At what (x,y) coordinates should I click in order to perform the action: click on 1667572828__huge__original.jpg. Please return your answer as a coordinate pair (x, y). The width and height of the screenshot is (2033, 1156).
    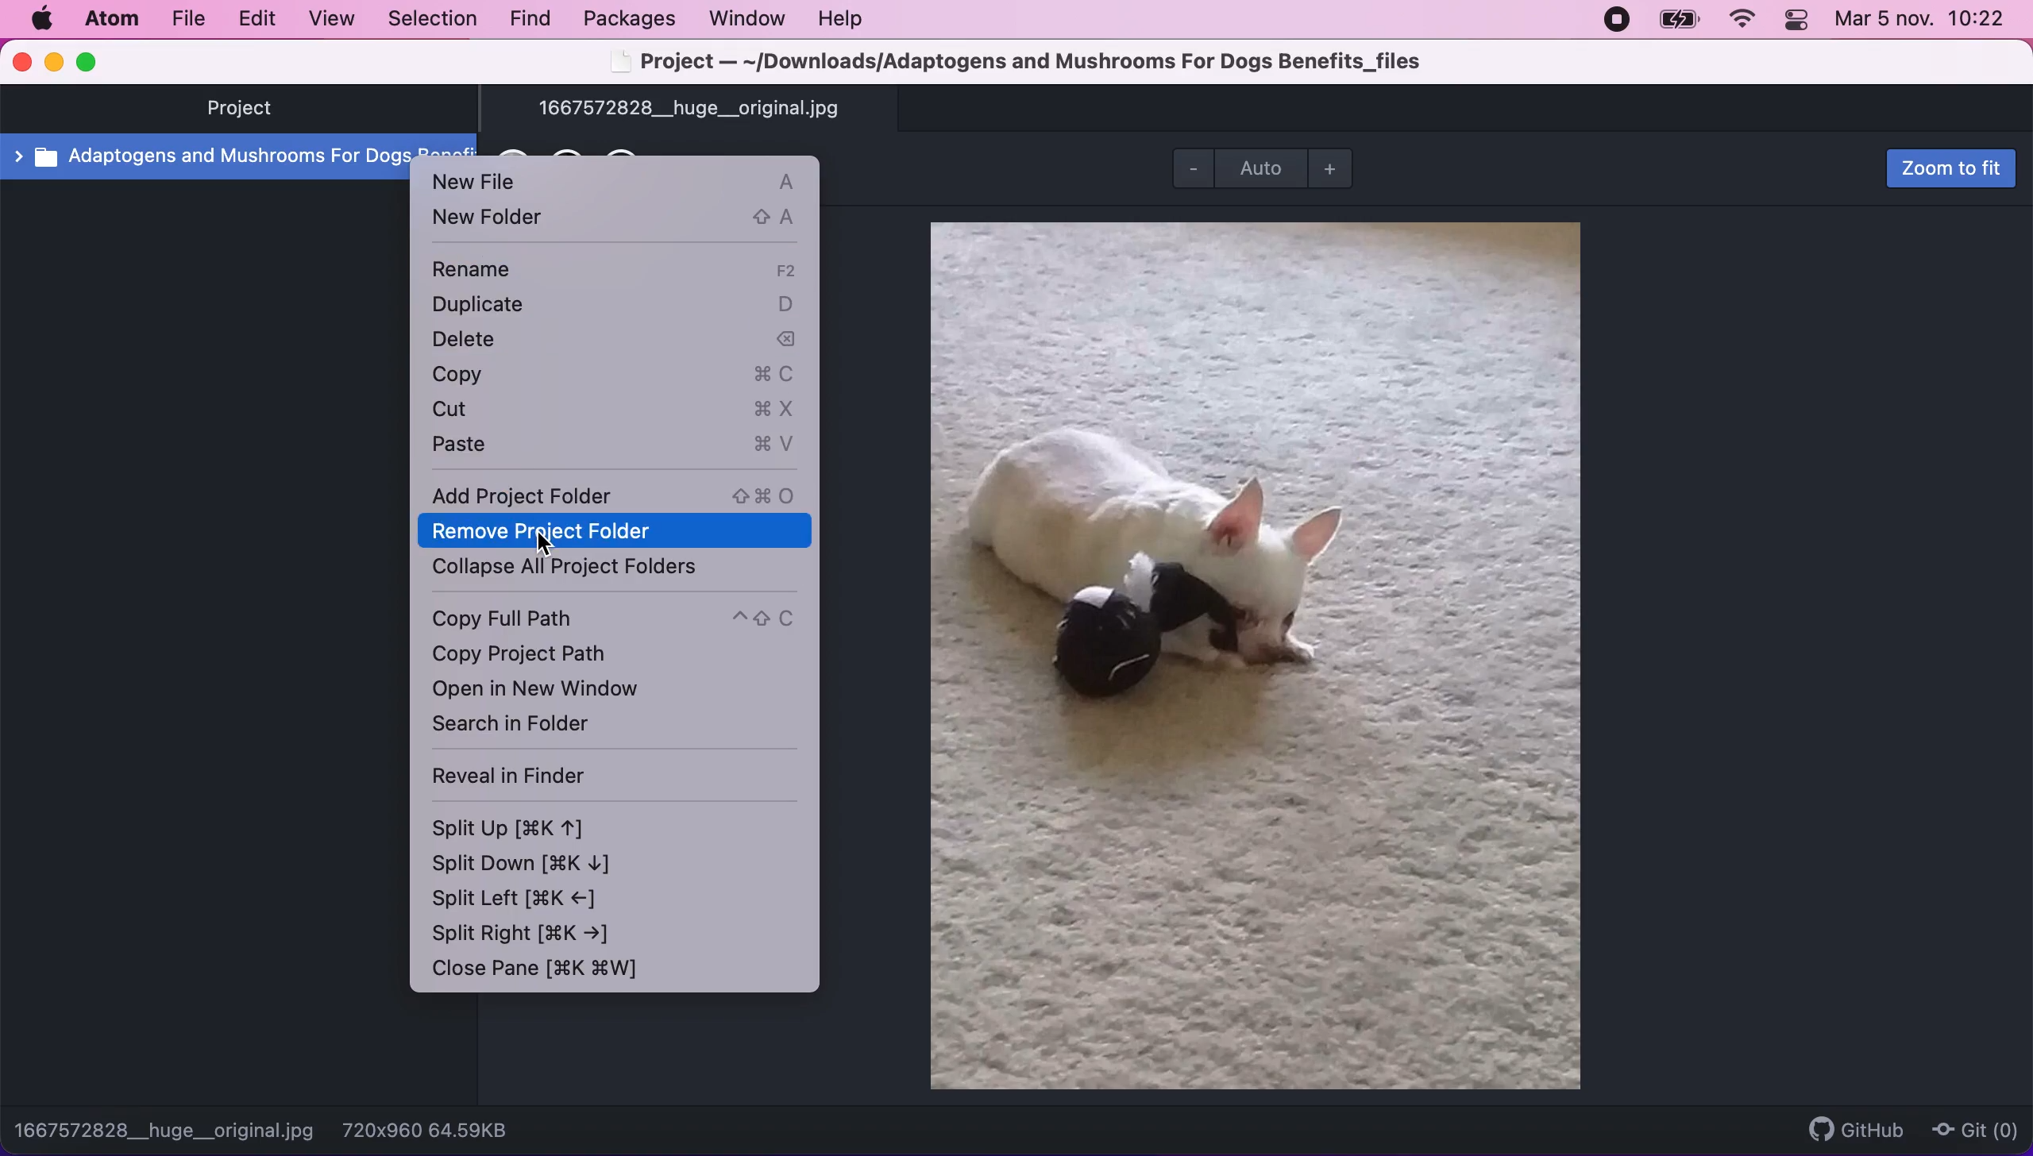
    Looking at the image, I should click on (689, 109).